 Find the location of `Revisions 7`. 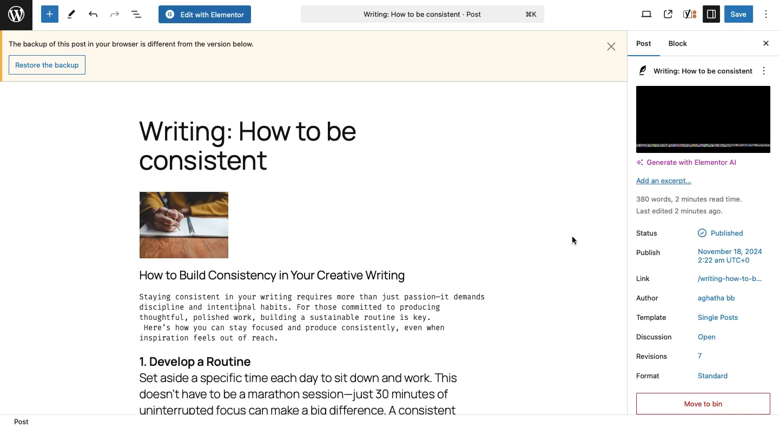

Revisions 7 is located at coordinates (674, 356).